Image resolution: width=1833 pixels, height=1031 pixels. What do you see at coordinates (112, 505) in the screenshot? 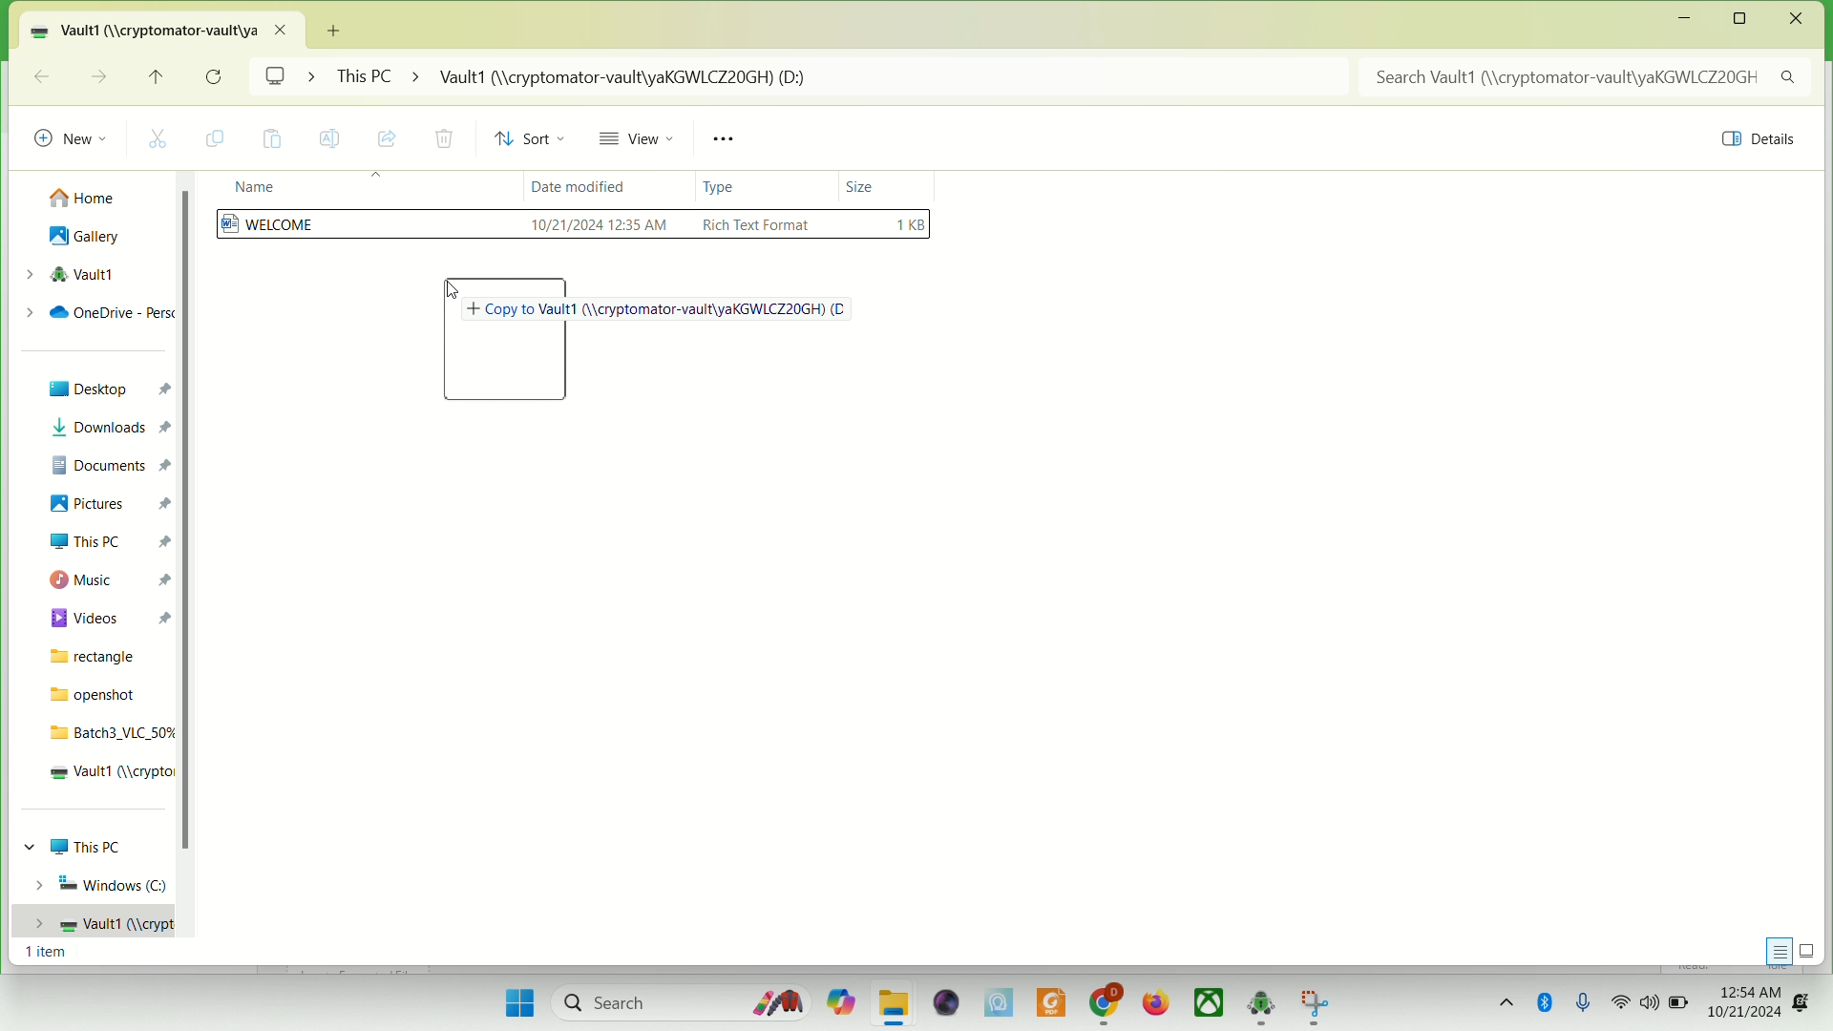
I see `pictures` at bounding box center [112, 505].